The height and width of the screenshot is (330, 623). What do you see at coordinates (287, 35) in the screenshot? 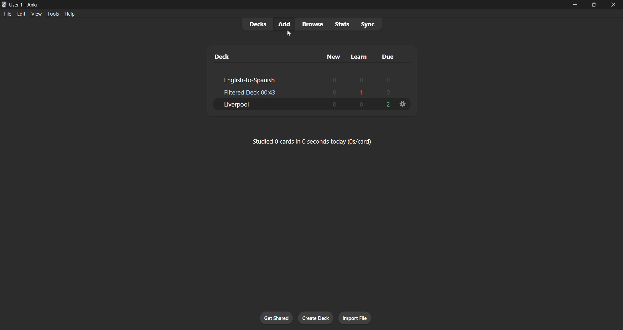
I see `Cursor` at bounding box center [287, 35].